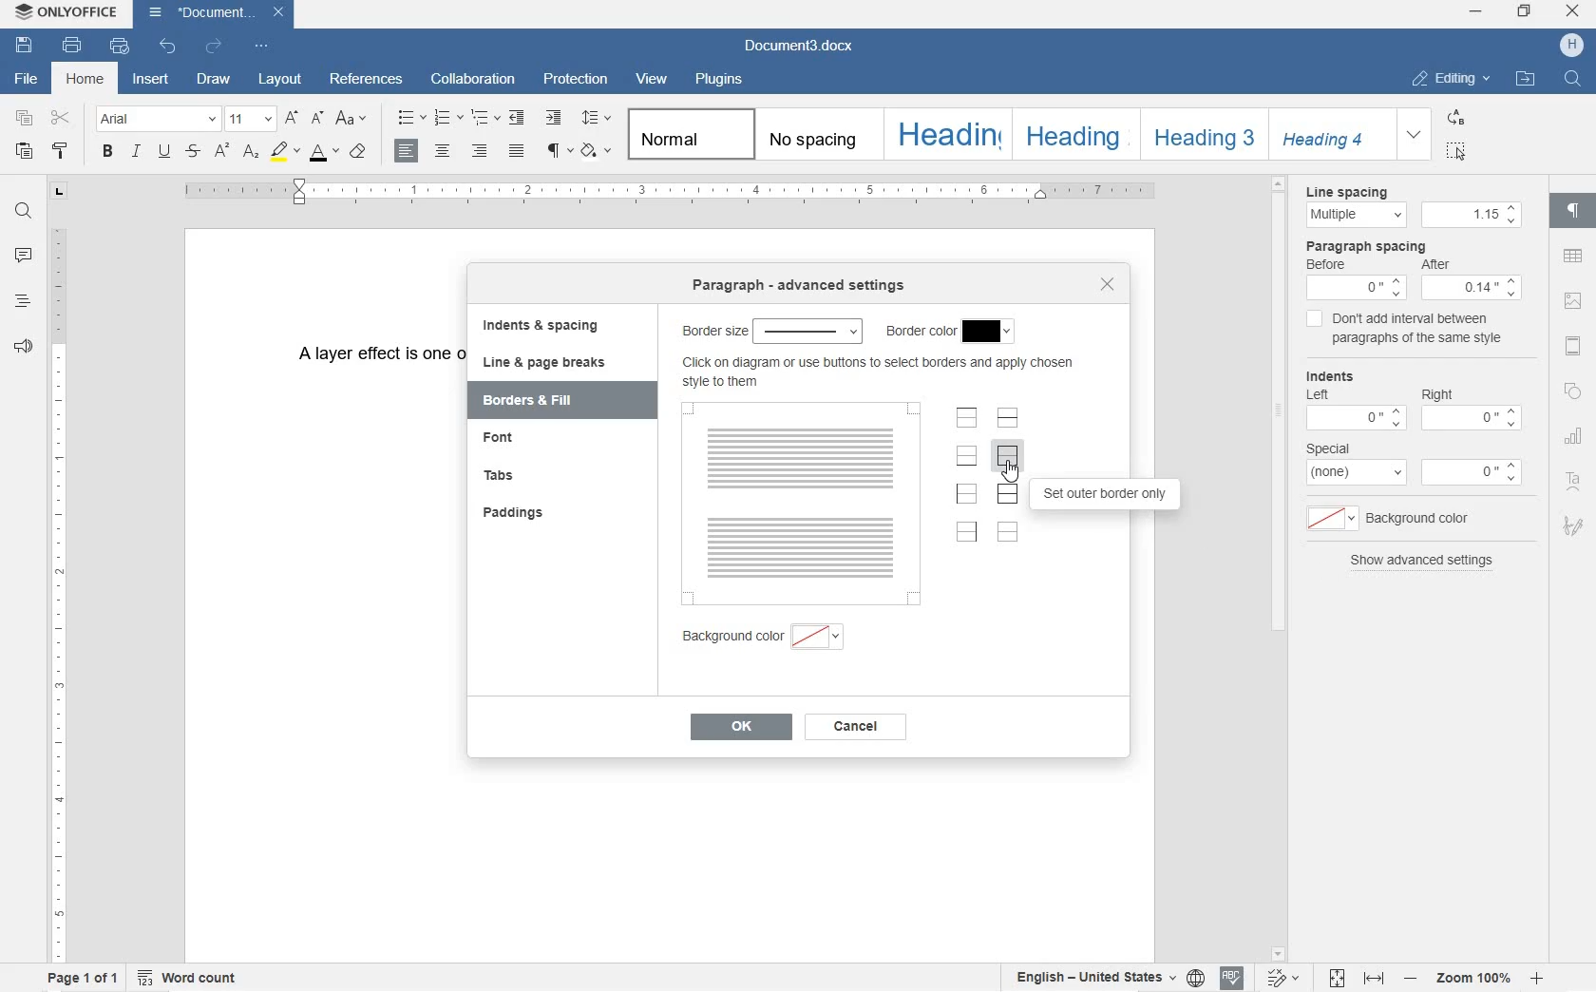  Describe the element at coordinates (216, 47) in the screenshot. I see `REDO` at that location.